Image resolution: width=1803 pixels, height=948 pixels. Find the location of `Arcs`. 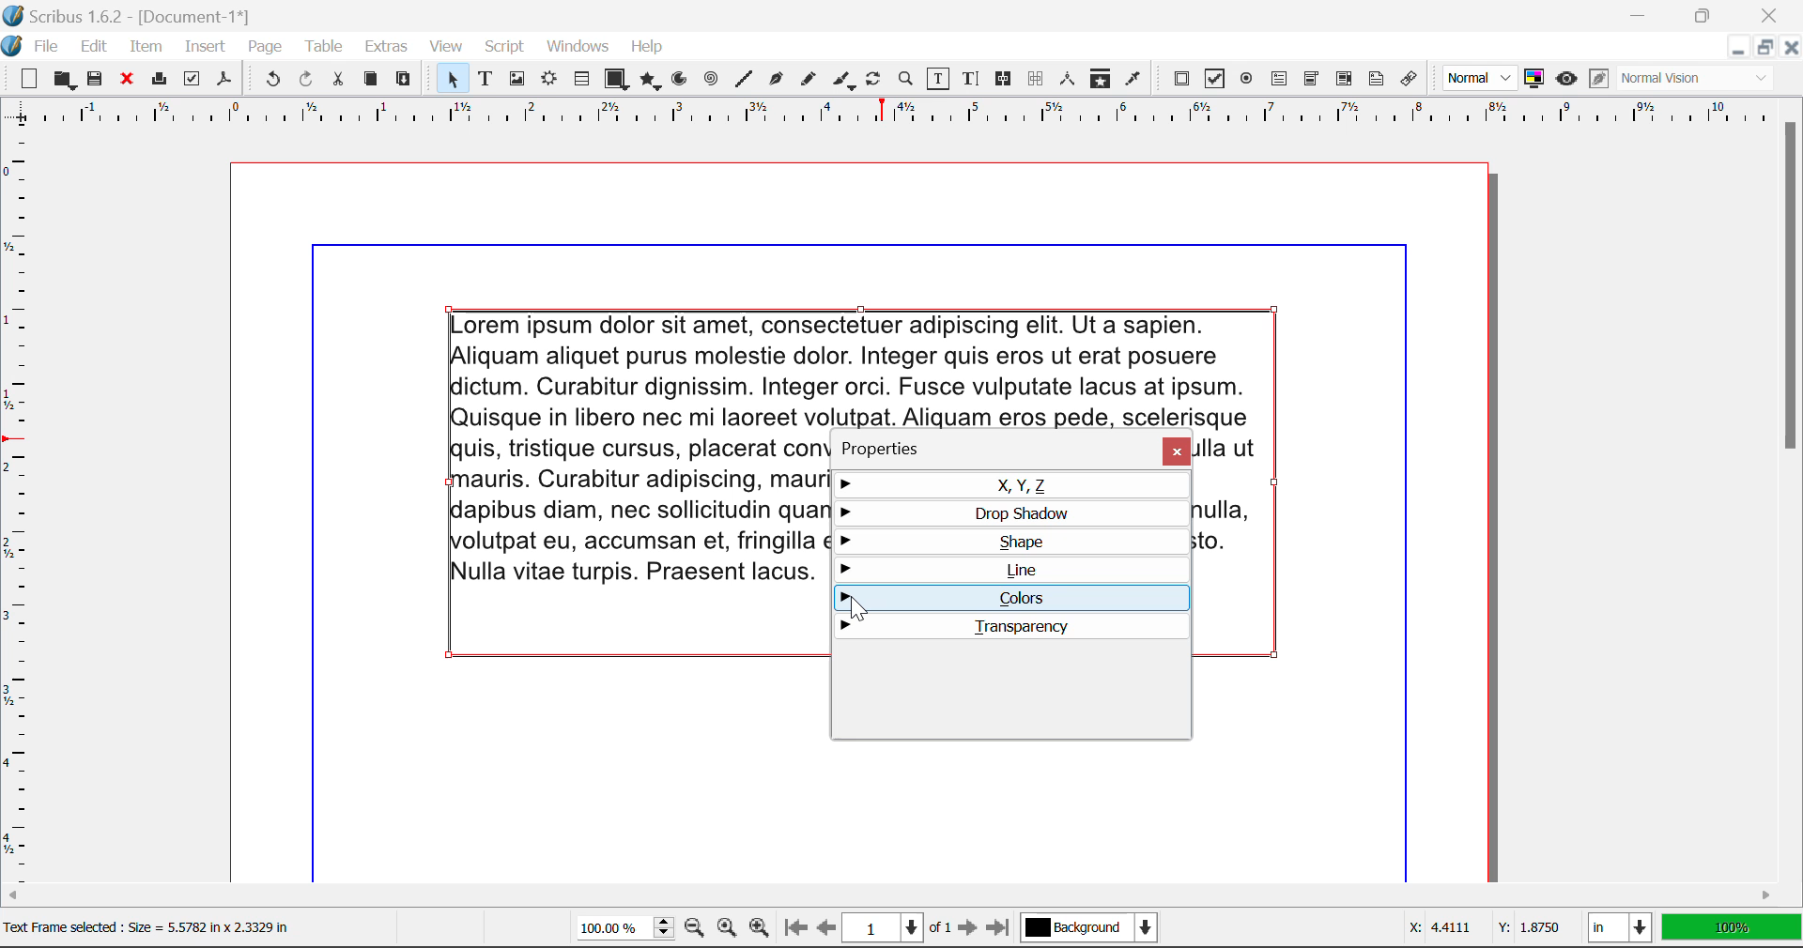

Arcs is located at coordinates (682, 84).